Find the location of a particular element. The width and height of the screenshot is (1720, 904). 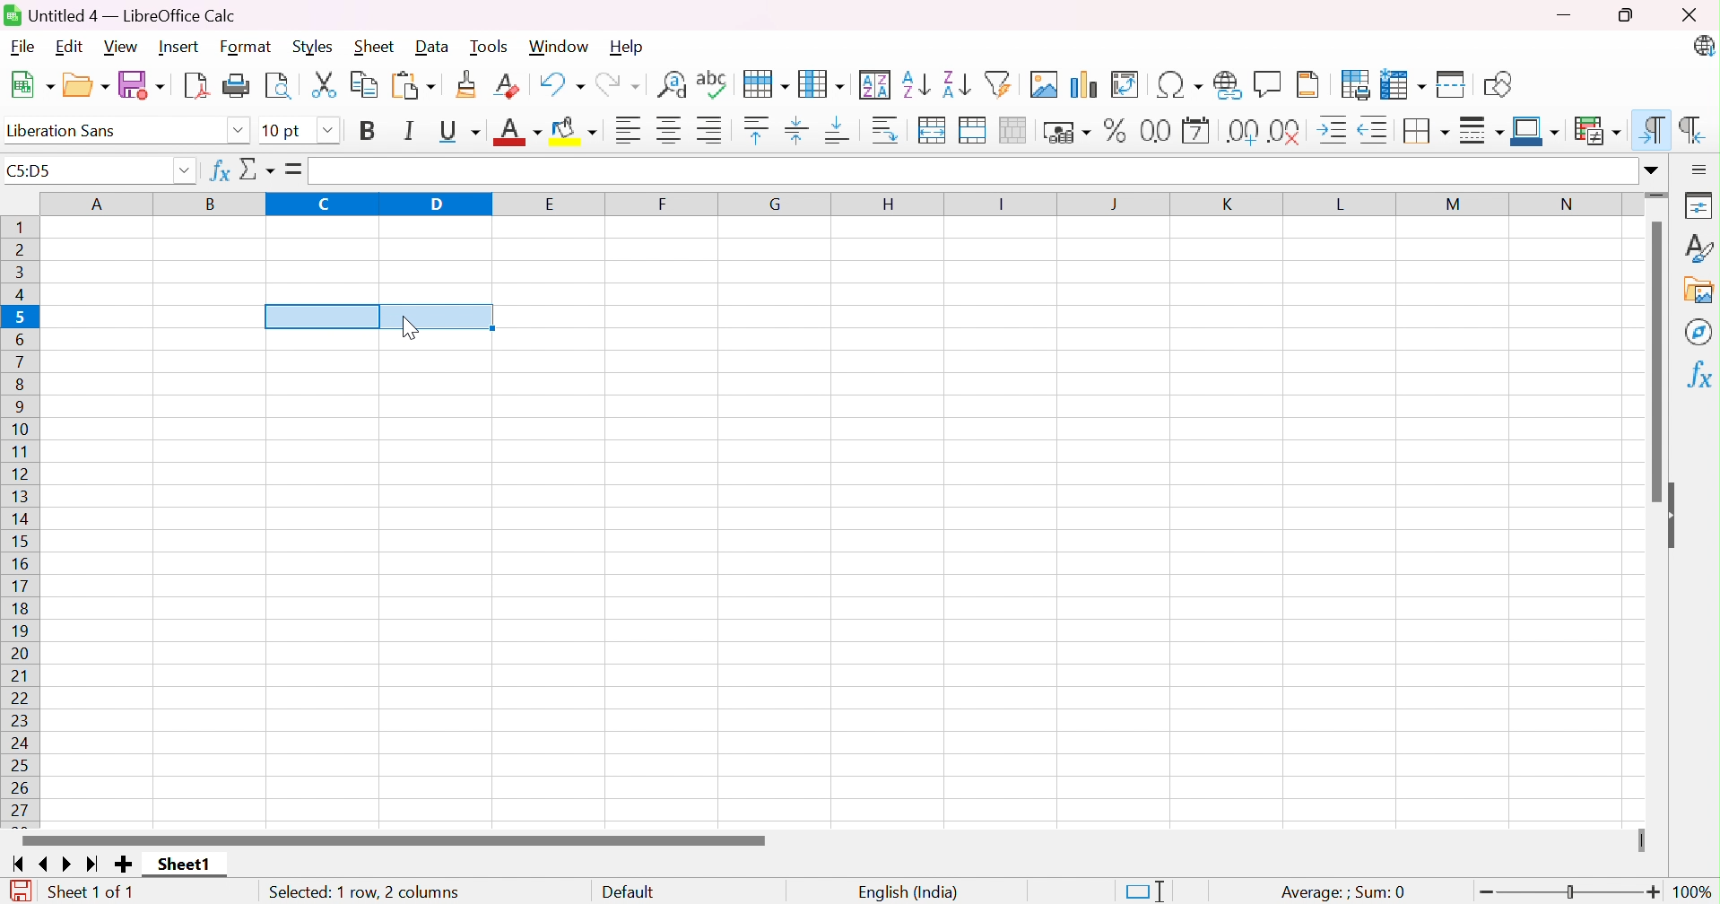

Sort Ascending is located at coordinates (916, 82).